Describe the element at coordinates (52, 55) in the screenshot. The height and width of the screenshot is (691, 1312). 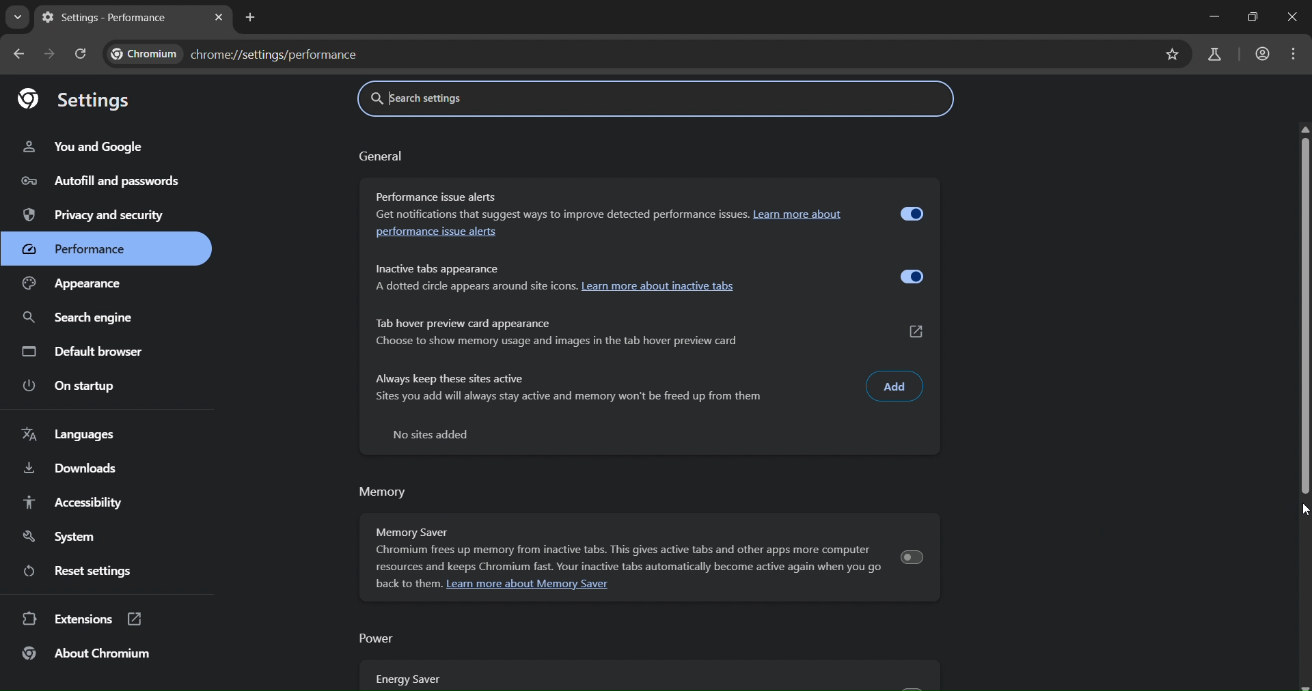
I see `go forward one page` at that location.